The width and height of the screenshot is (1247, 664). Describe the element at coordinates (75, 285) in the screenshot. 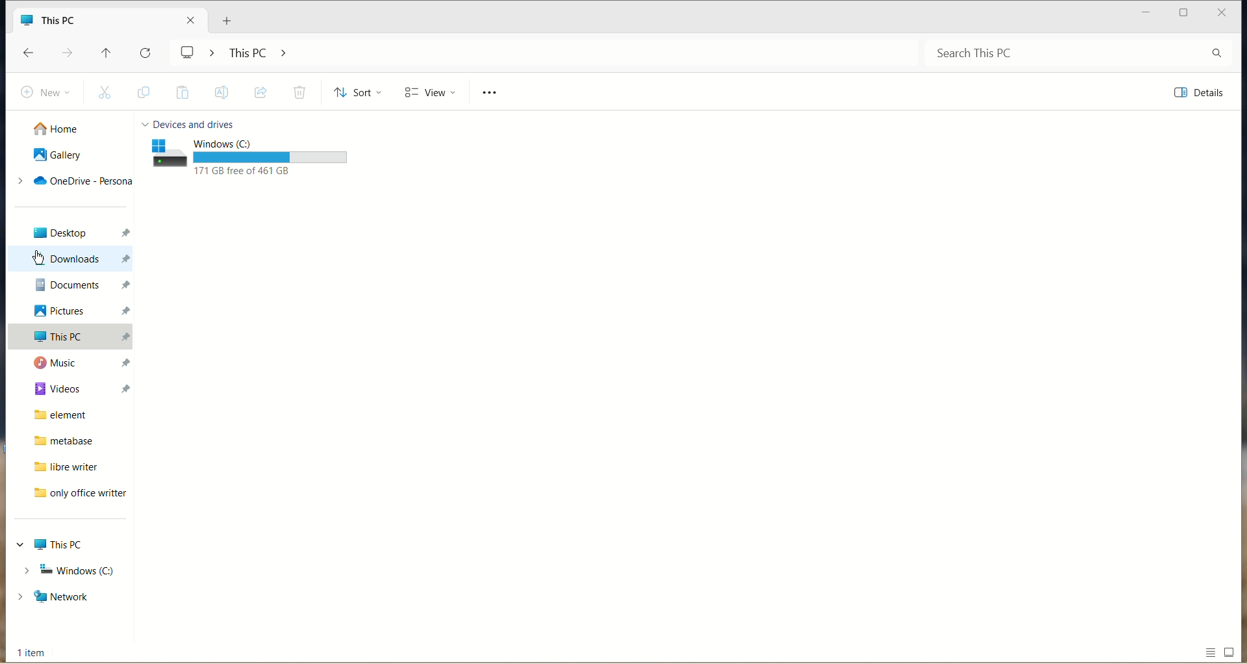

I see `documents` at that location.